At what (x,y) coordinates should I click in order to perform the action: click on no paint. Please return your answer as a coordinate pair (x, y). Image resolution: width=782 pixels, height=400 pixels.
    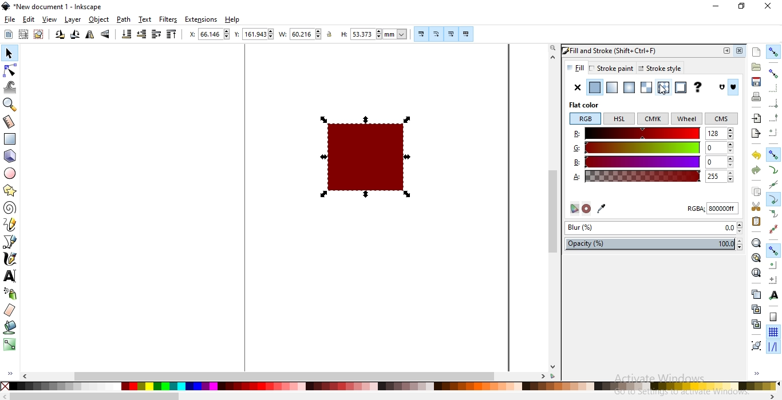
    Looking at the image, I should click on (578, 87).